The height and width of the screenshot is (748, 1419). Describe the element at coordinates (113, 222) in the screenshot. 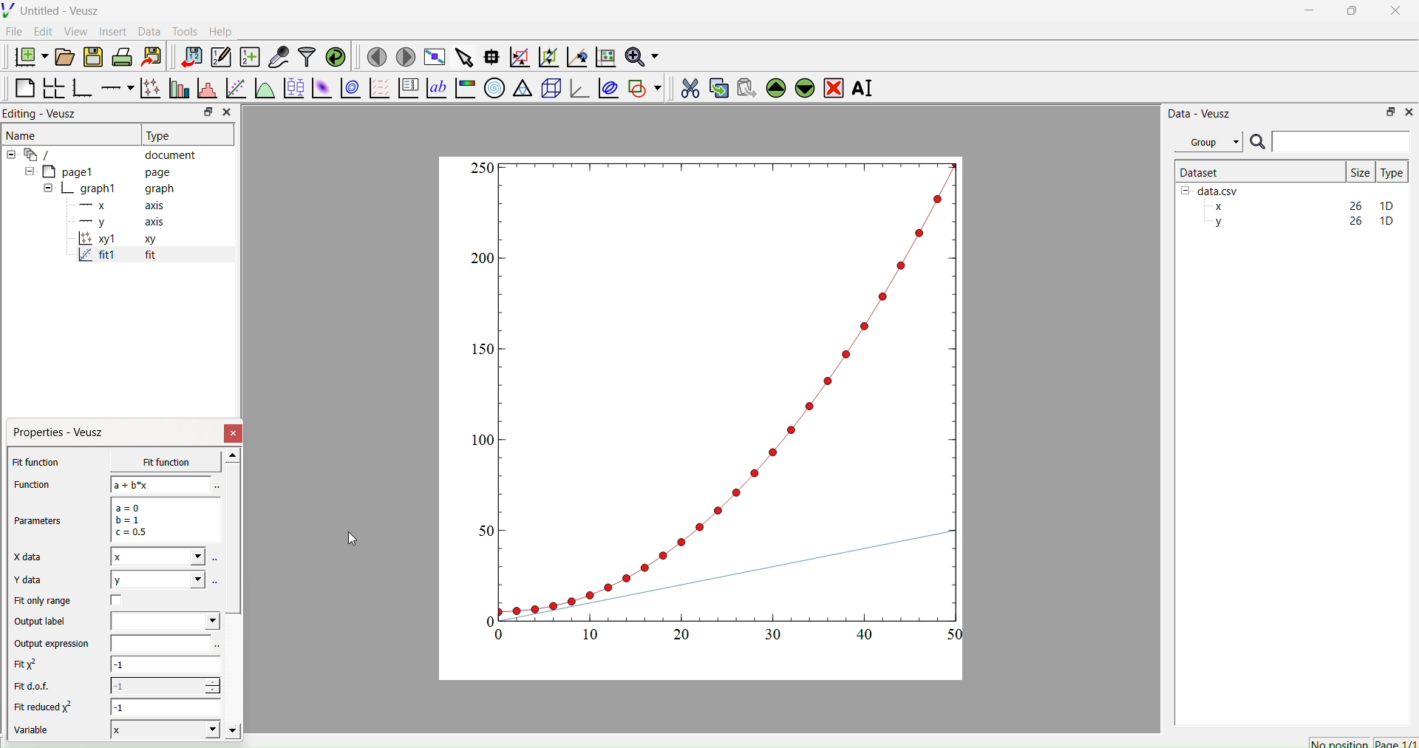

I see `y axis` at that location.